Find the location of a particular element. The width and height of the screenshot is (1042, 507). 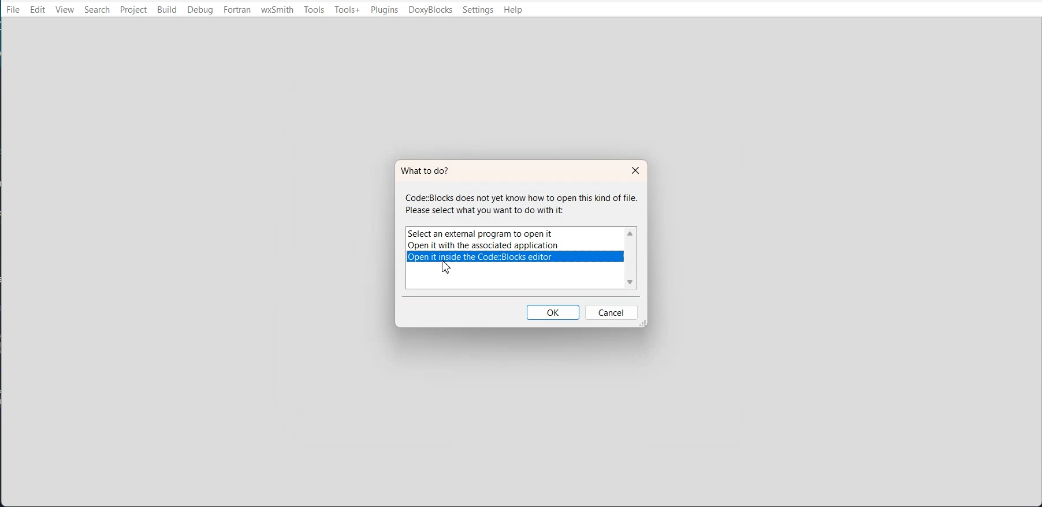

wxSmith is located at coordinates (277, 10).